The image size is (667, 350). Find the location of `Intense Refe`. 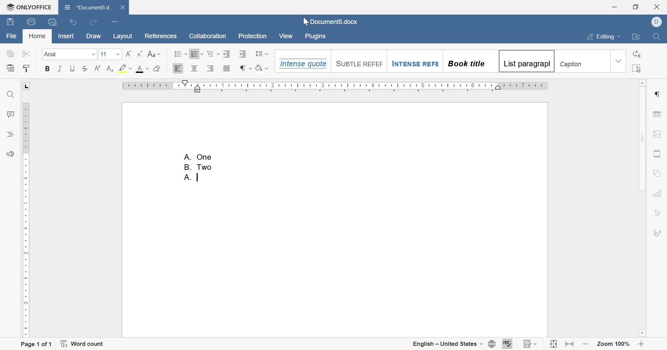

Intense Refe is located at coordinates (414, 65).